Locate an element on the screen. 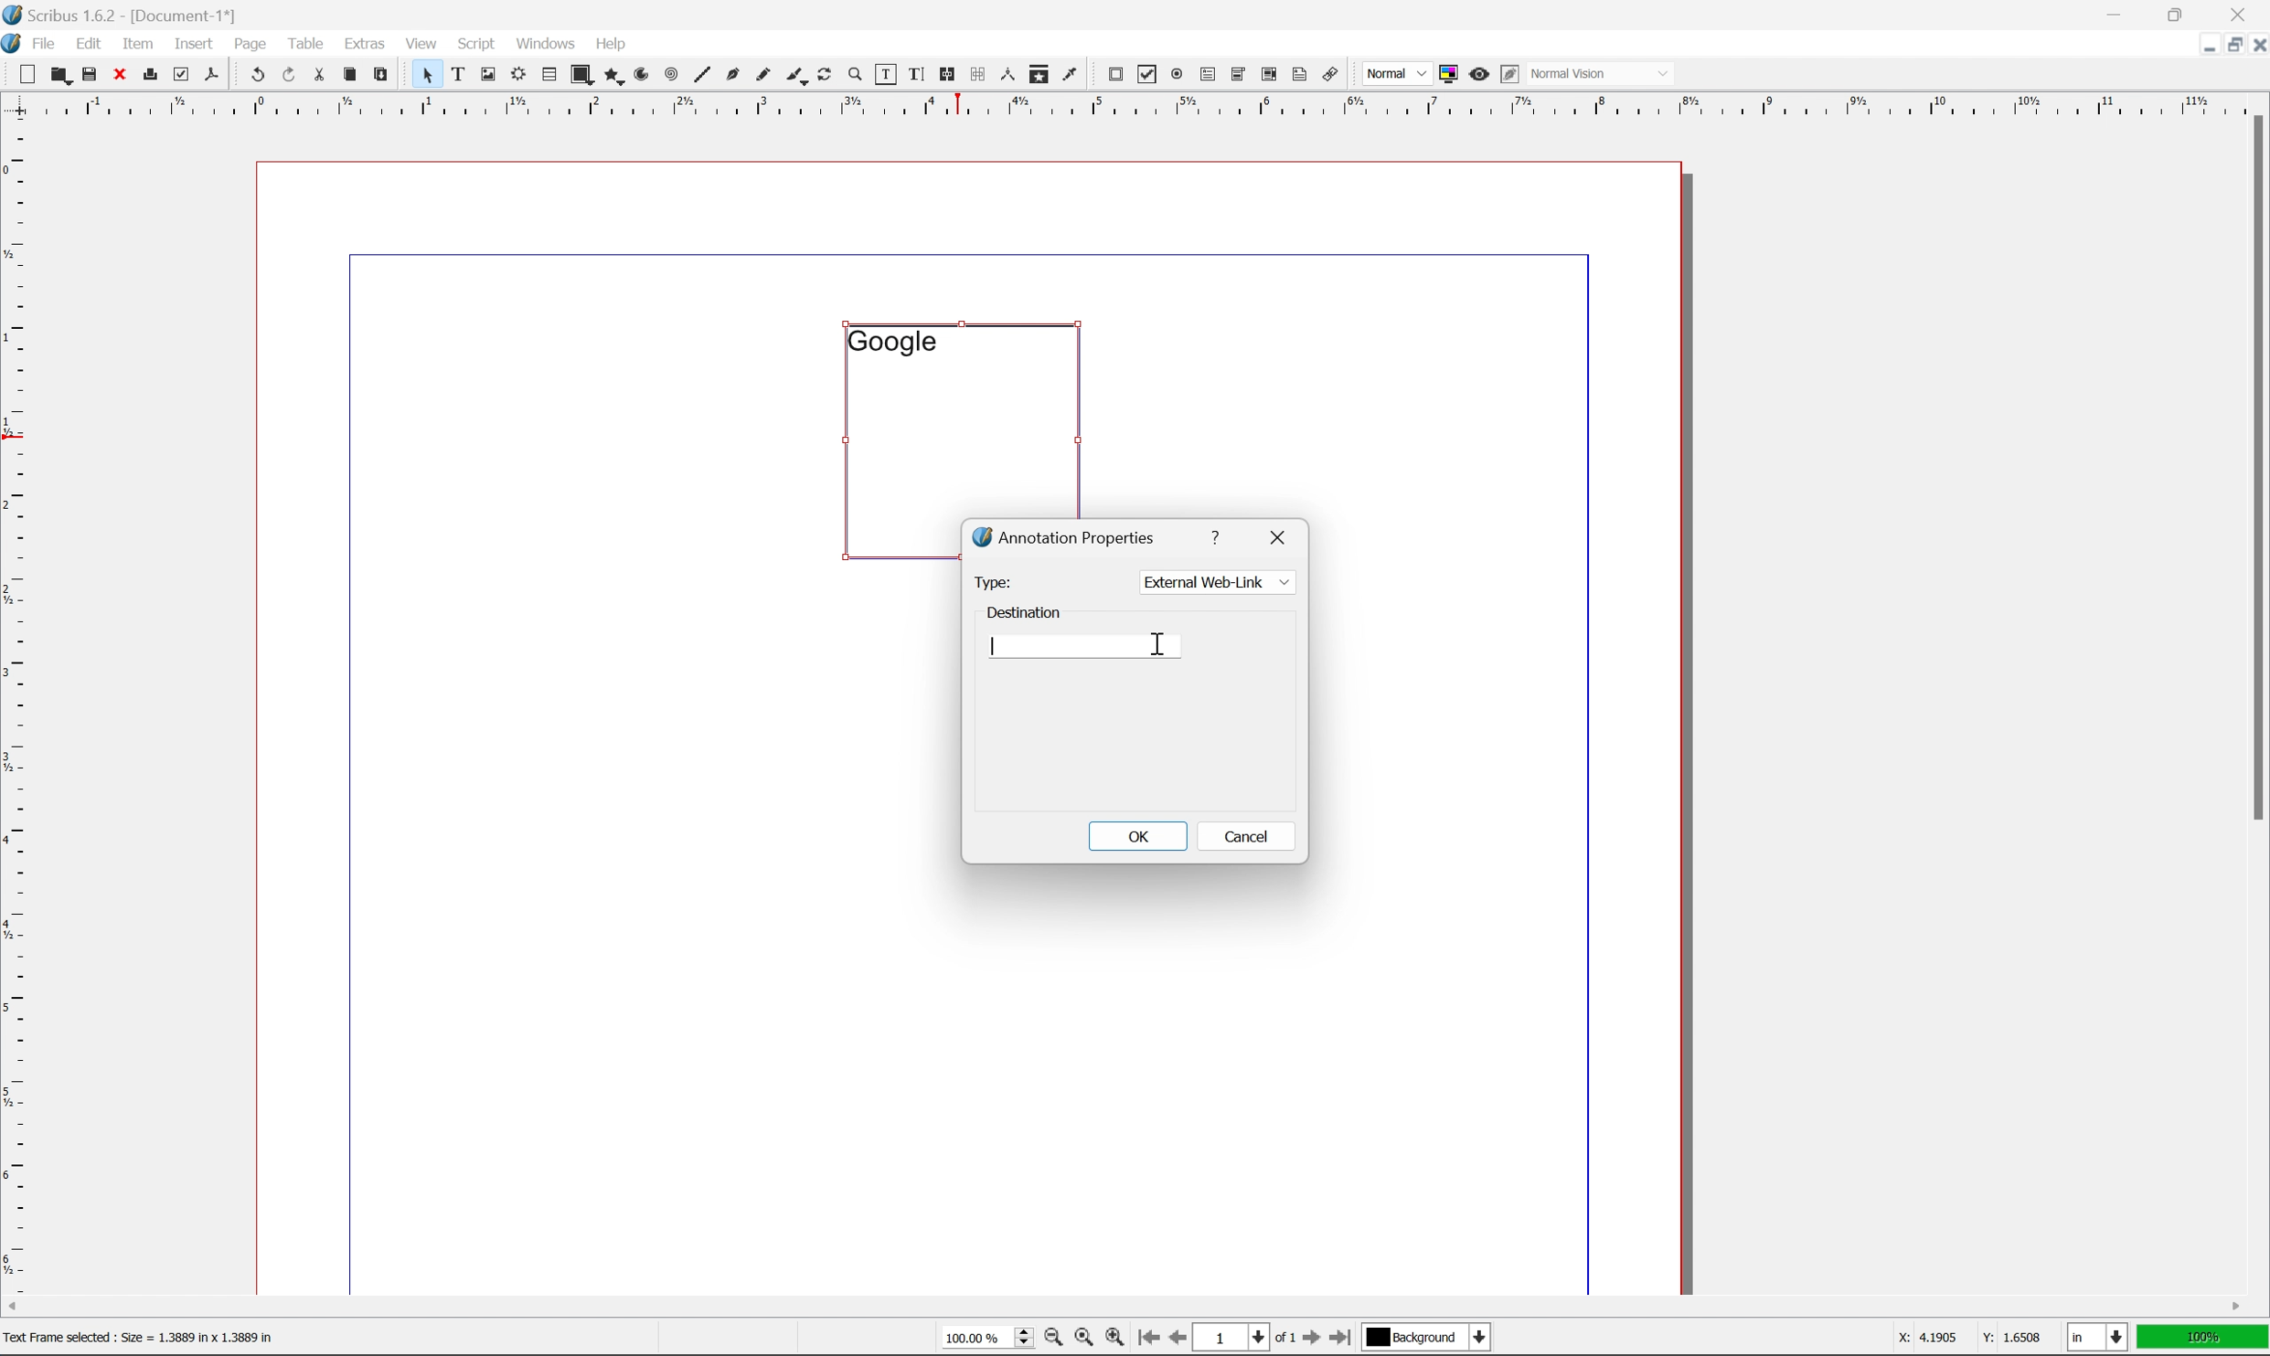  close is located at coordinates (122, 73).